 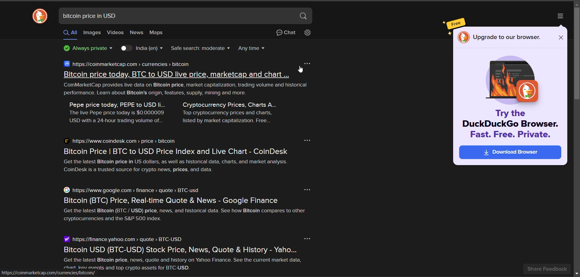 I want to click on toggle country results key, so click(x=125, y=49).